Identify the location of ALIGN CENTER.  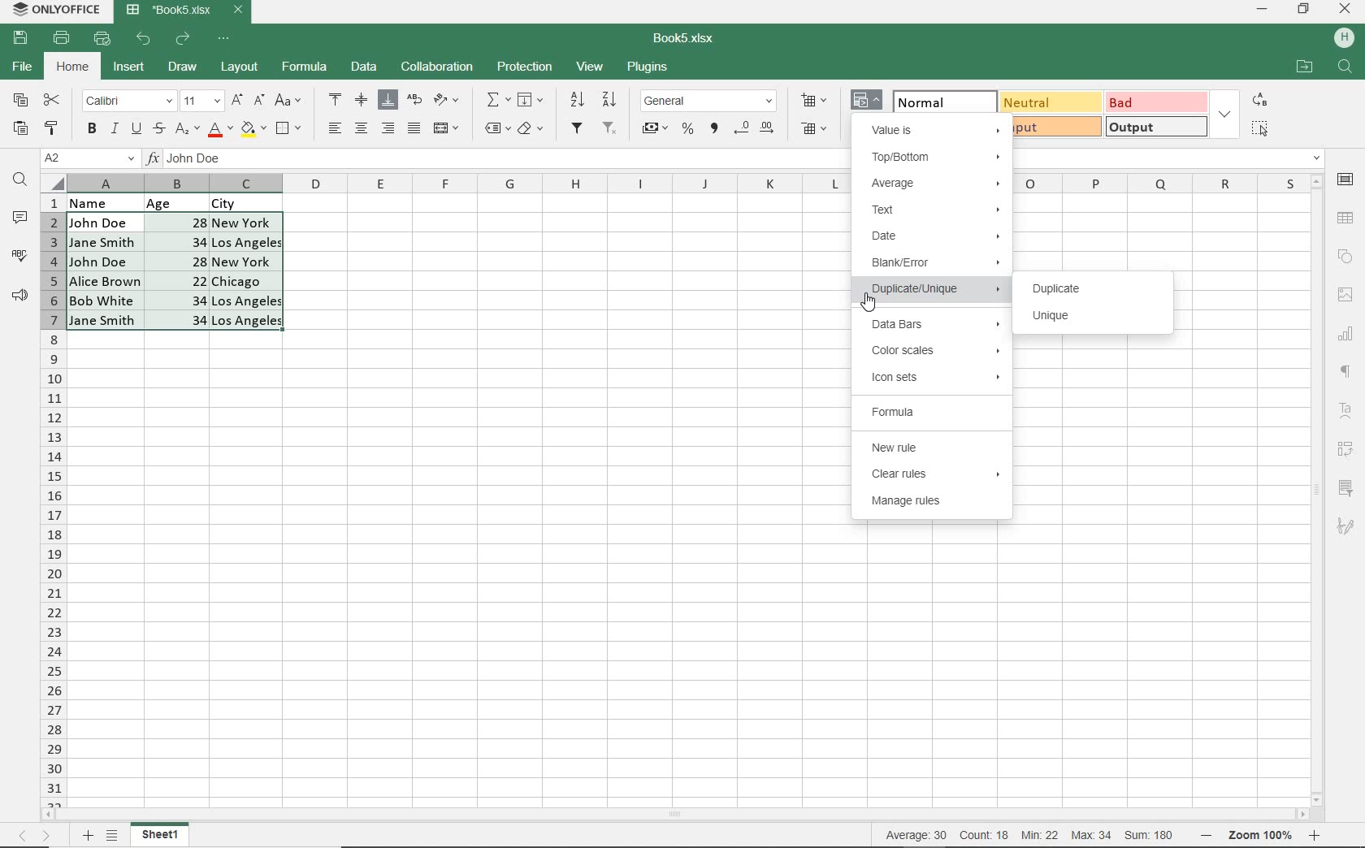
(360, 129).